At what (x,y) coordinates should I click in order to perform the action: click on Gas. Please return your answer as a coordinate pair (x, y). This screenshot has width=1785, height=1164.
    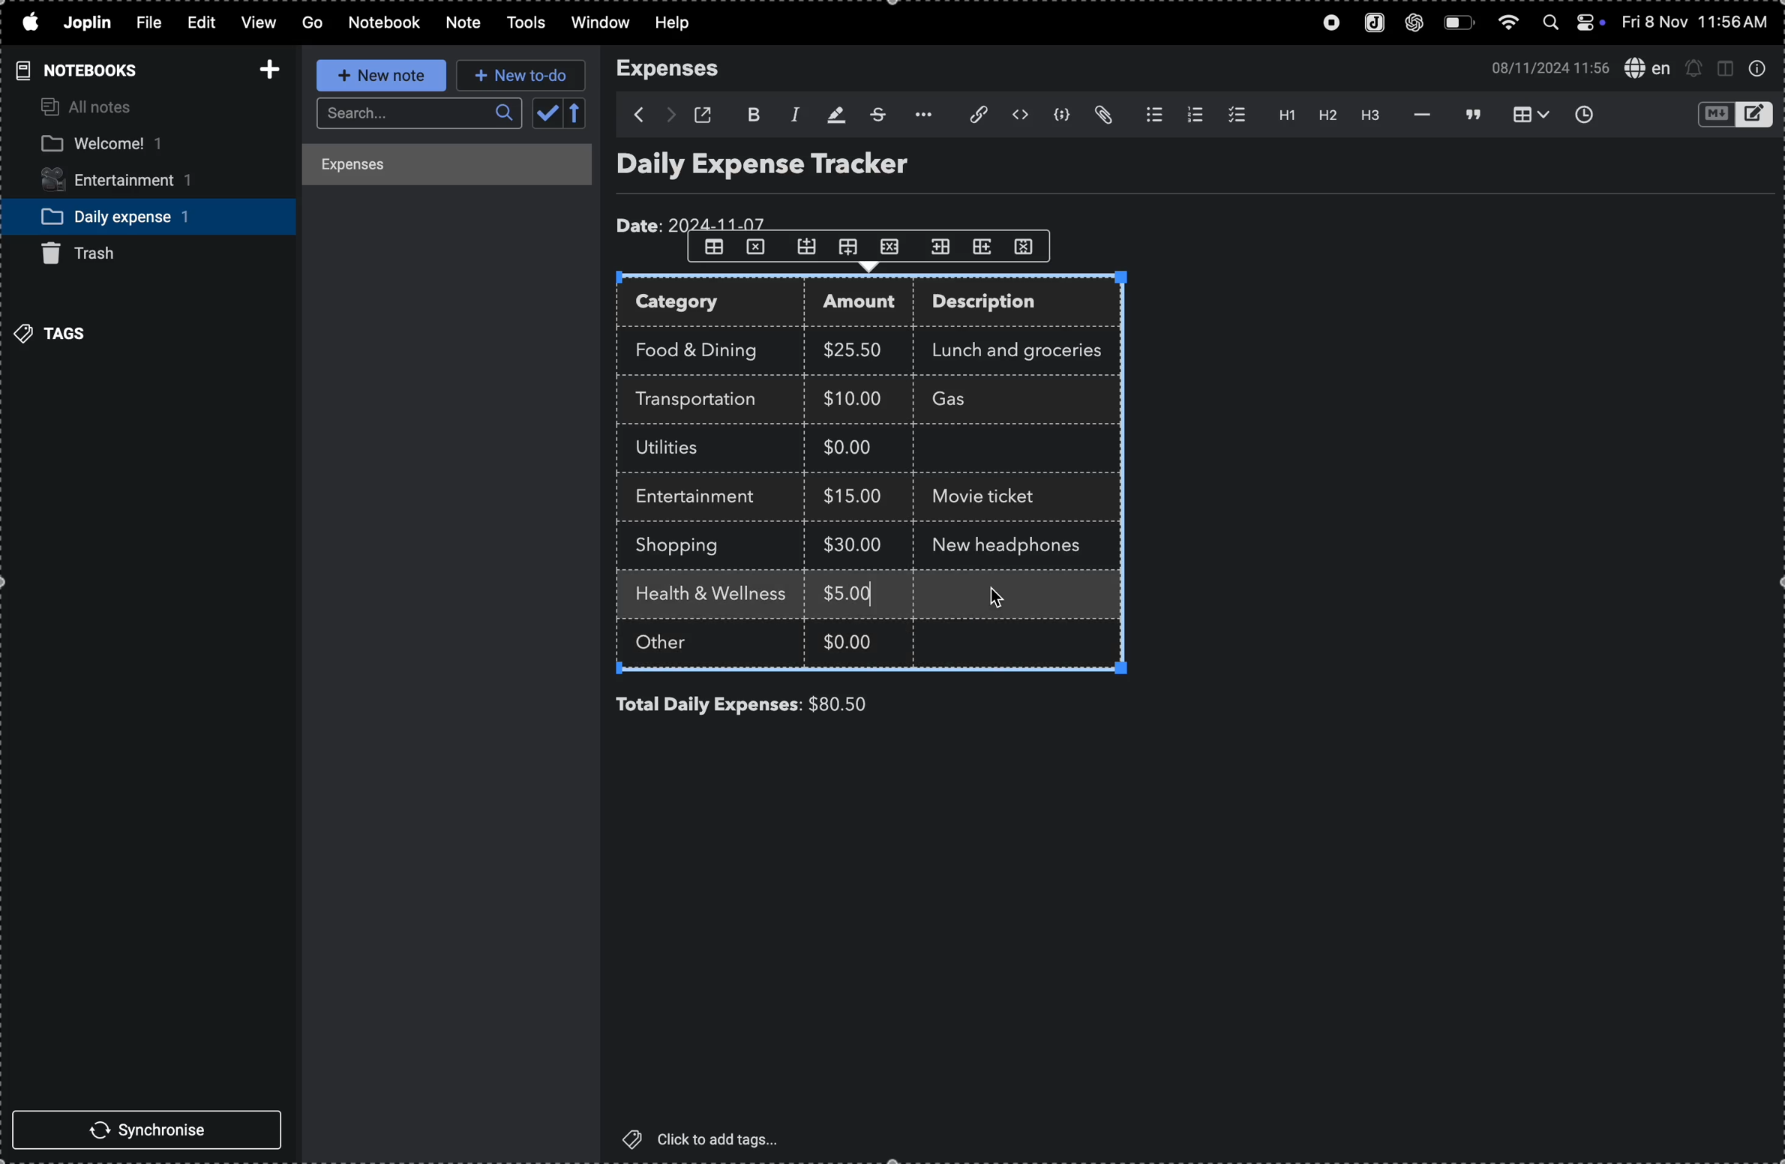
    Looking at the image, I should click on (976, 400).